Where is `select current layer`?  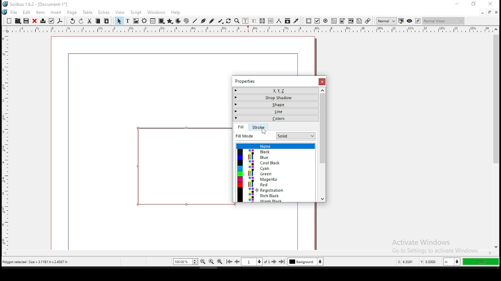 select current layer is located at coordinates (305, 261).